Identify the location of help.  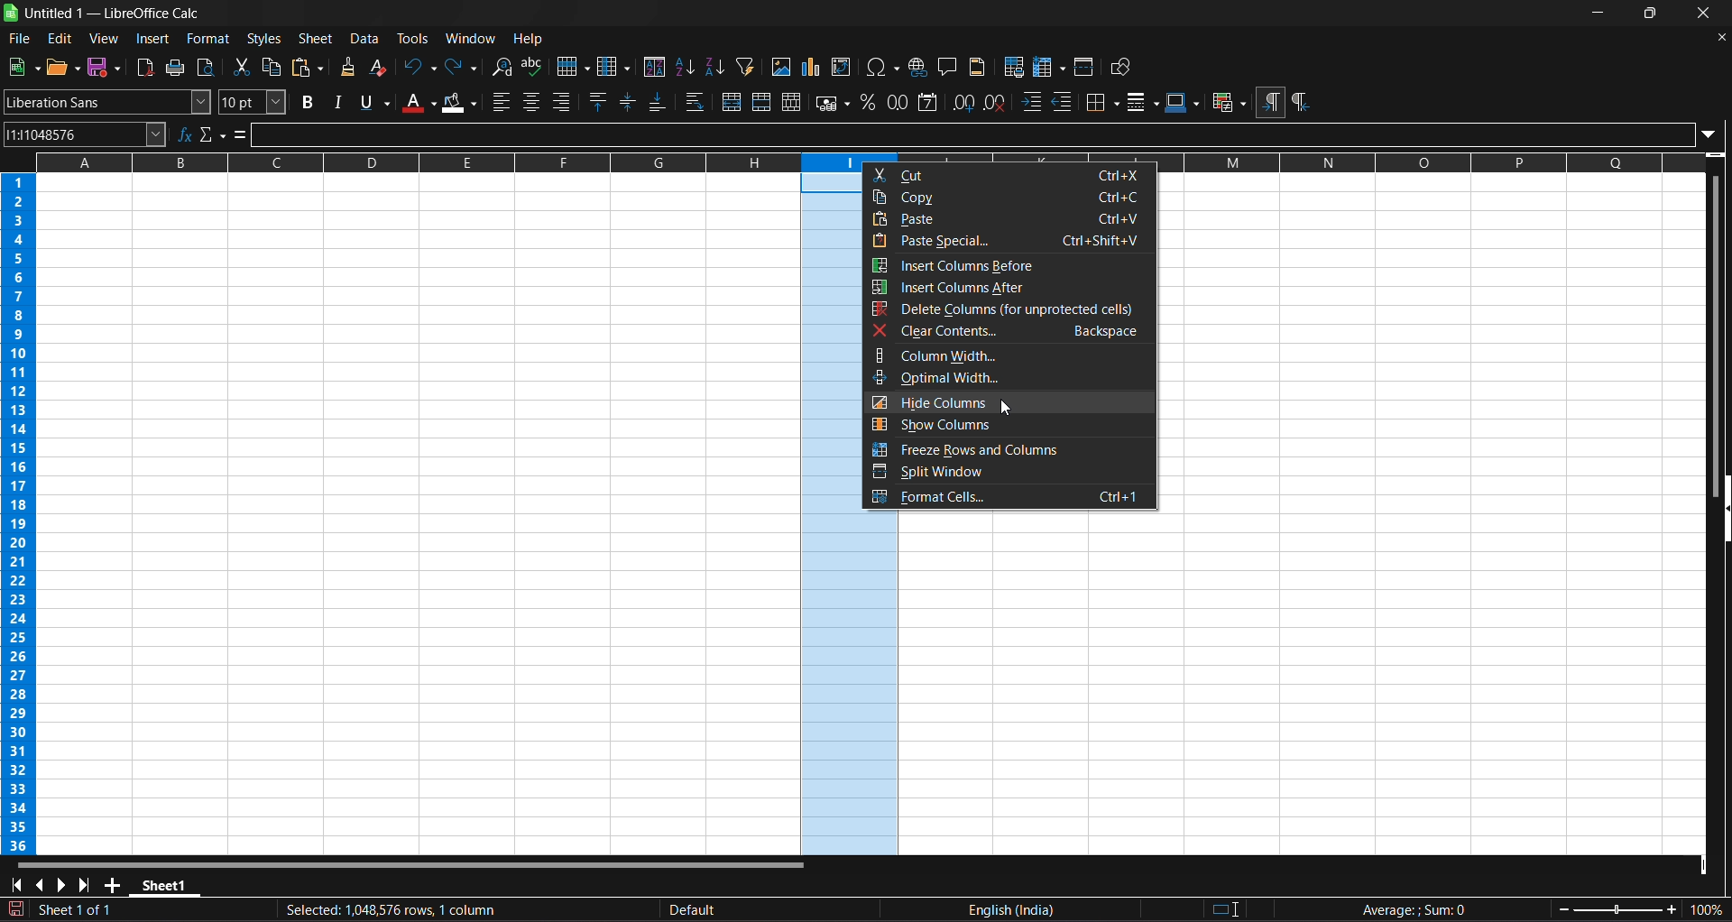
(530, 40).